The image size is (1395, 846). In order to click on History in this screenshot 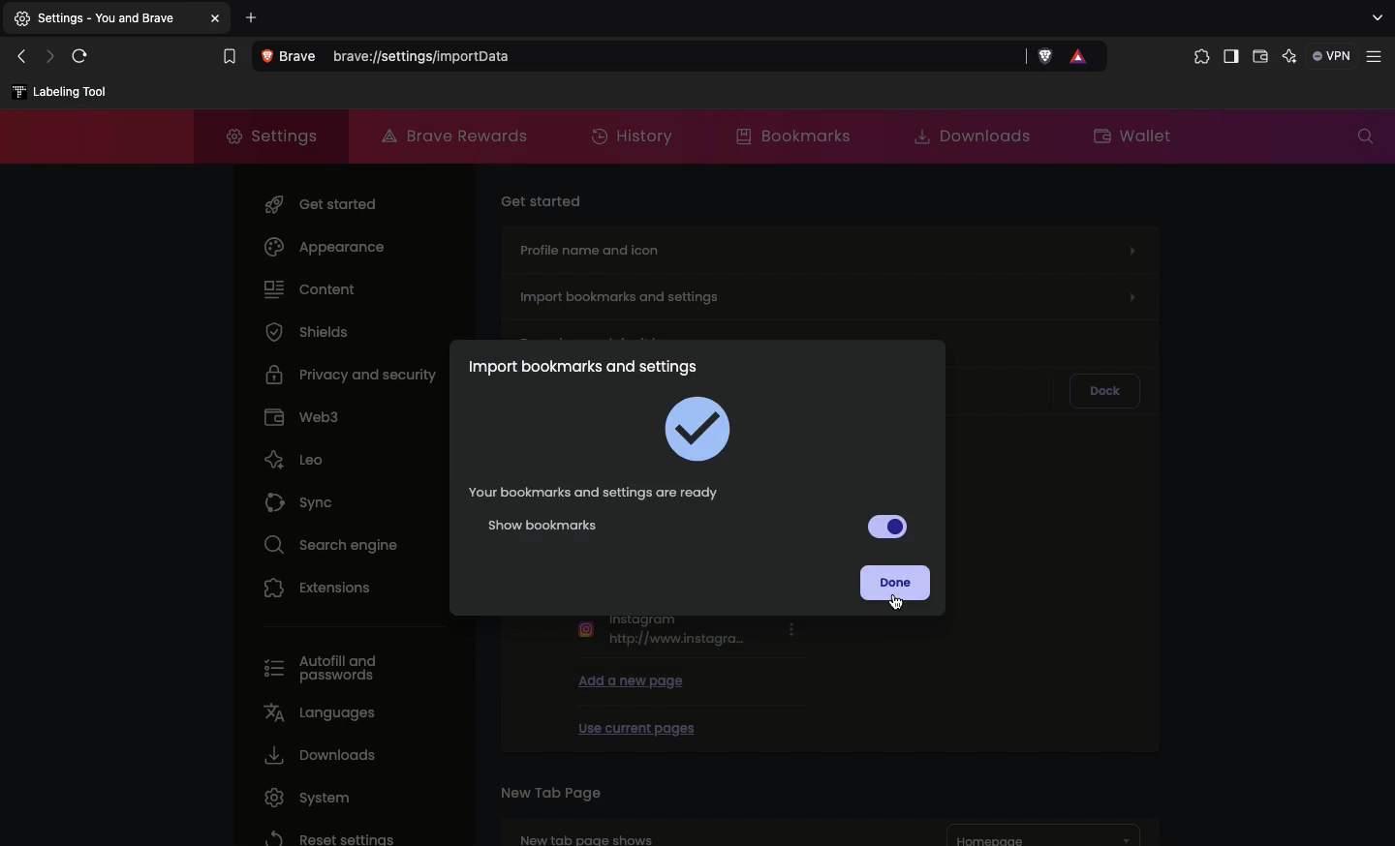, I will do `click(635, 137)`.